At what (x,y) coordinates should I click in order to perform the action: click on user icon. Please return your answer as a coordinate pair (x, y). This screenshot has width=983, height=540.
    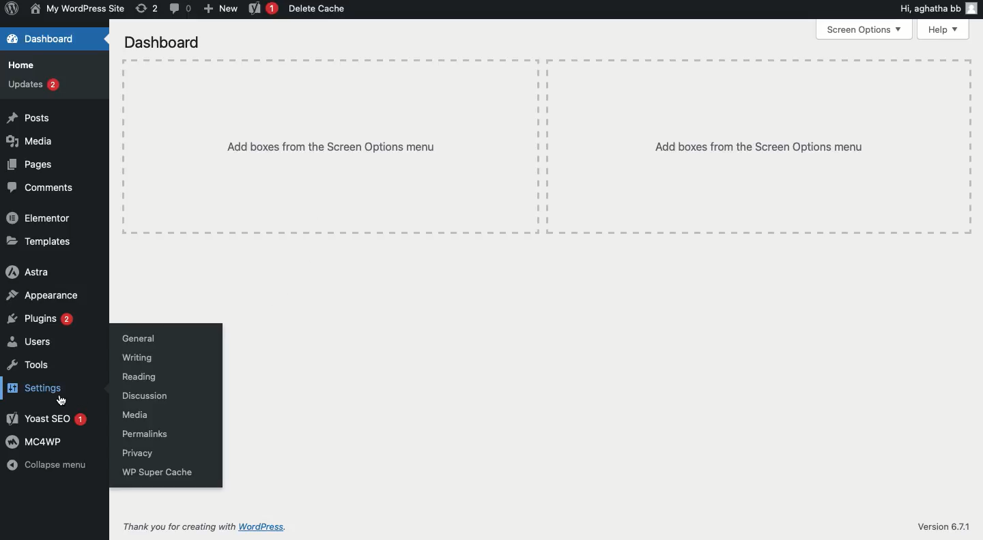
    Looking at the image, I should click on (971, 8).